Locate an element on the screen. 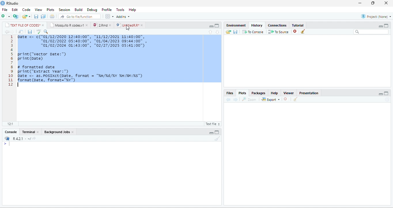 The image size is (393, 208). Zoom is located at coordinates (249, 99).